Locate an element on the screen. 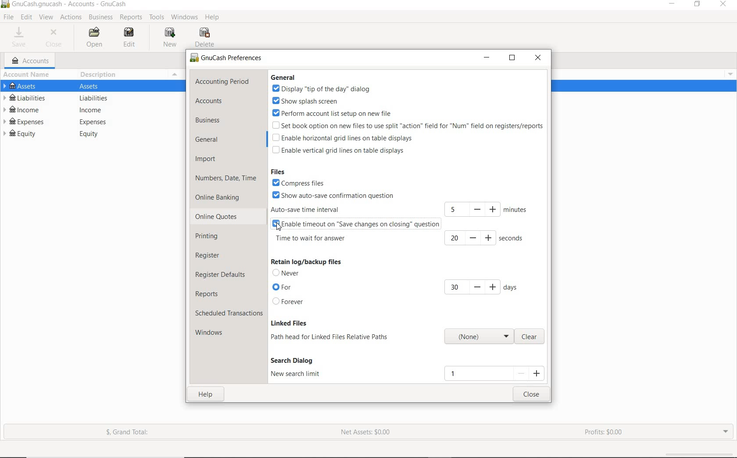 The height and width of the screenshot is (458, 737). OPEN is located at coordinates (98, 37).